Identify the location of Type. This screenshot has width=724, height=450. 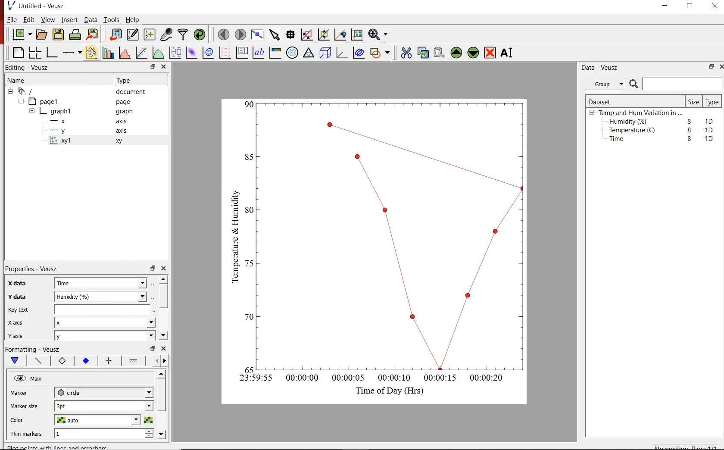
(712, 103).